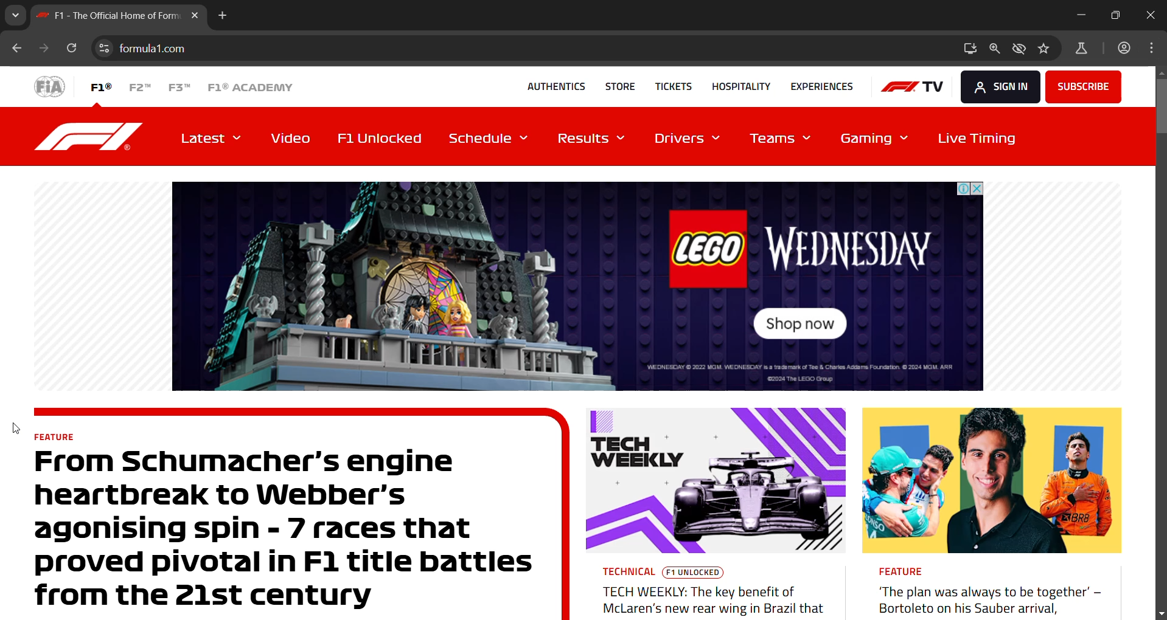 This screenshot has width=1167, height=620. Describe the element at coordinates (17, 50) in the screenshot. I see `click to go back` at that location.